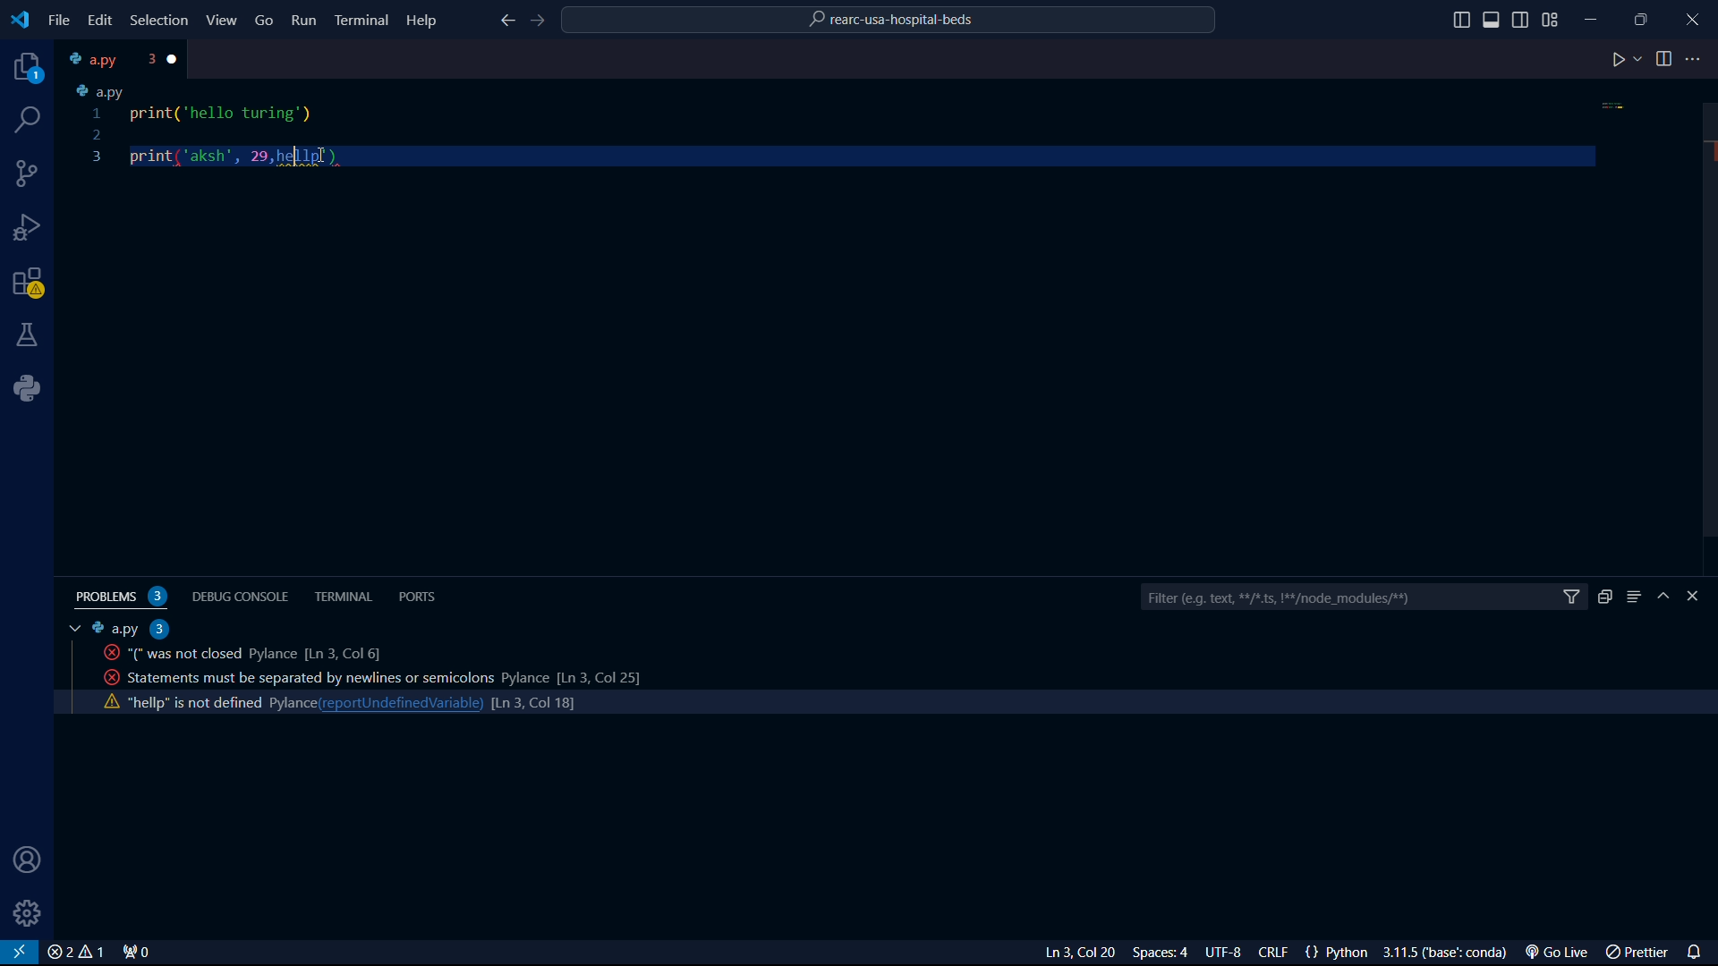 The width and height of the screenshot is (1718, 966). Describe the element at coordinates (20, 953) in the screenshot. I see `VS` at that location.